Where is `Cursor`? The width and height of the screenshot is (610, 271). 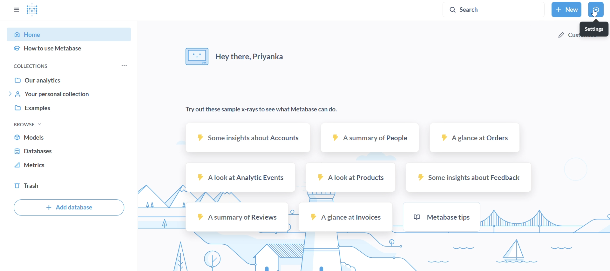
Cursor is located at coordinates (595, 15).